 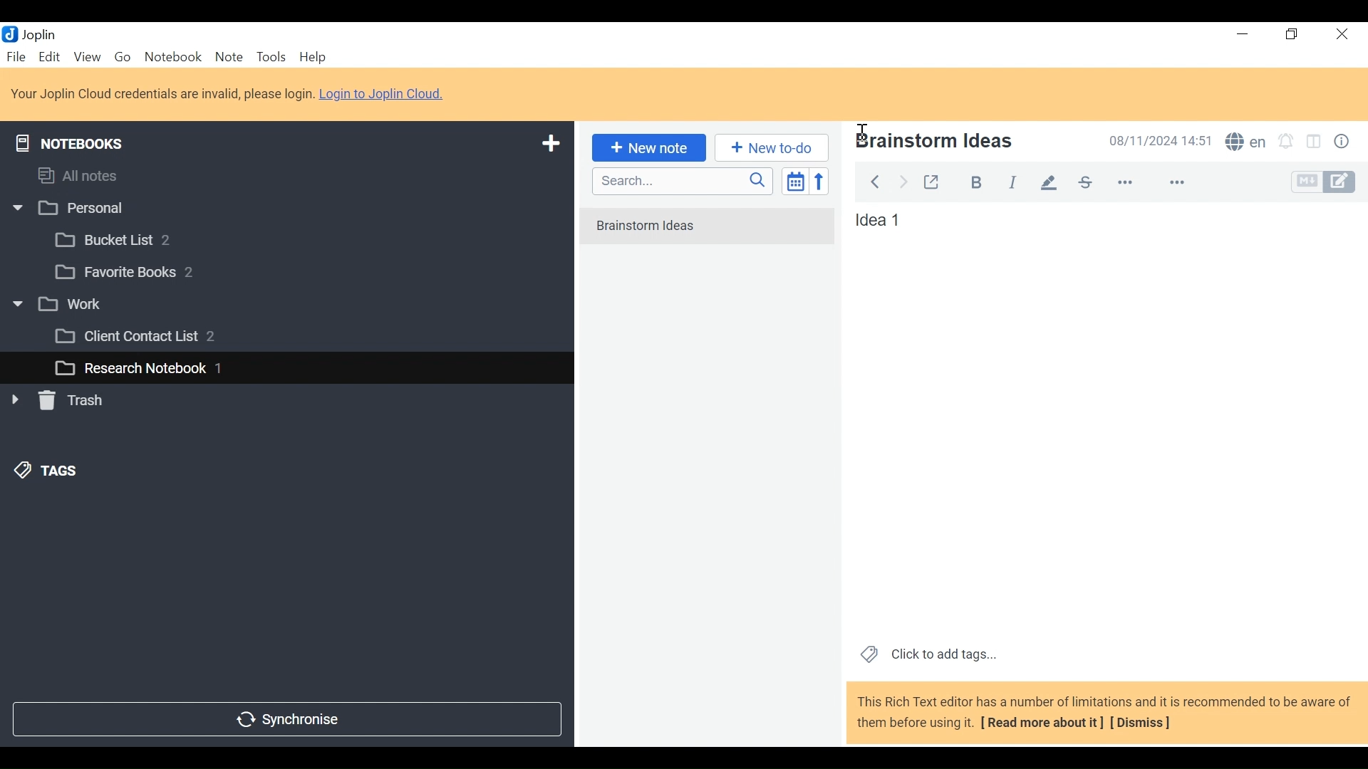 I want to click on Joplin Desktop Icon, so click(x=37, y=33).